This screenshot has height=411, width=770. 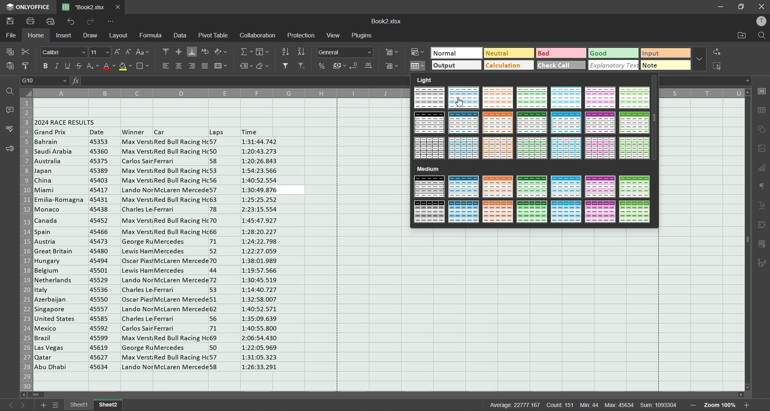 I want to click on table style medium 12, so click(x=565, y=212).